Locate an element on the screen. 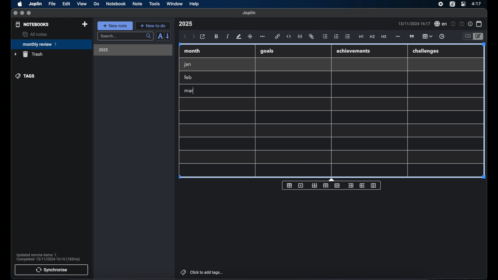  synchronise is located at coordinates (51, 270).